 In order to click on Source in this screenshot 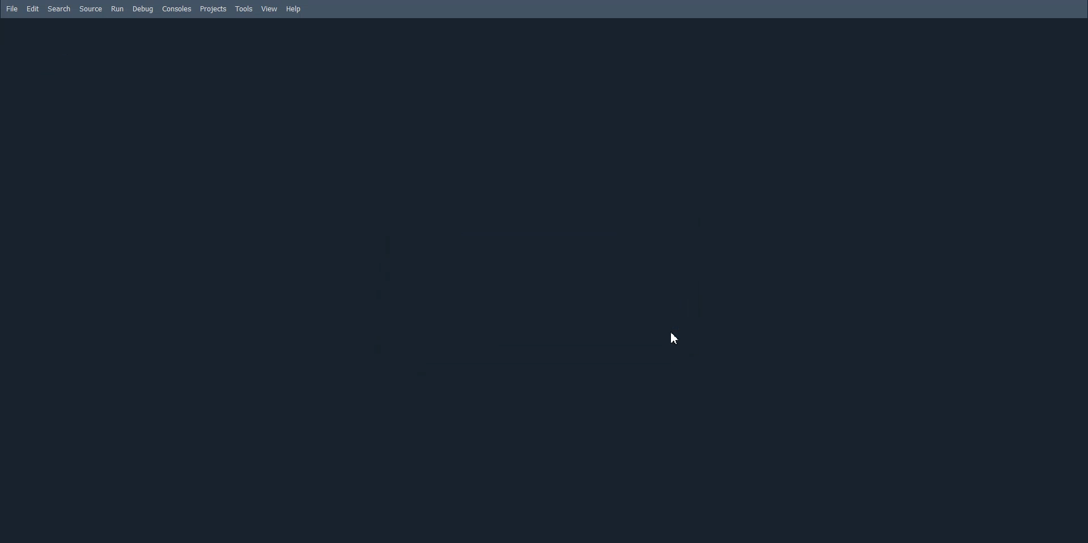, I will do `click(90, 9)`.